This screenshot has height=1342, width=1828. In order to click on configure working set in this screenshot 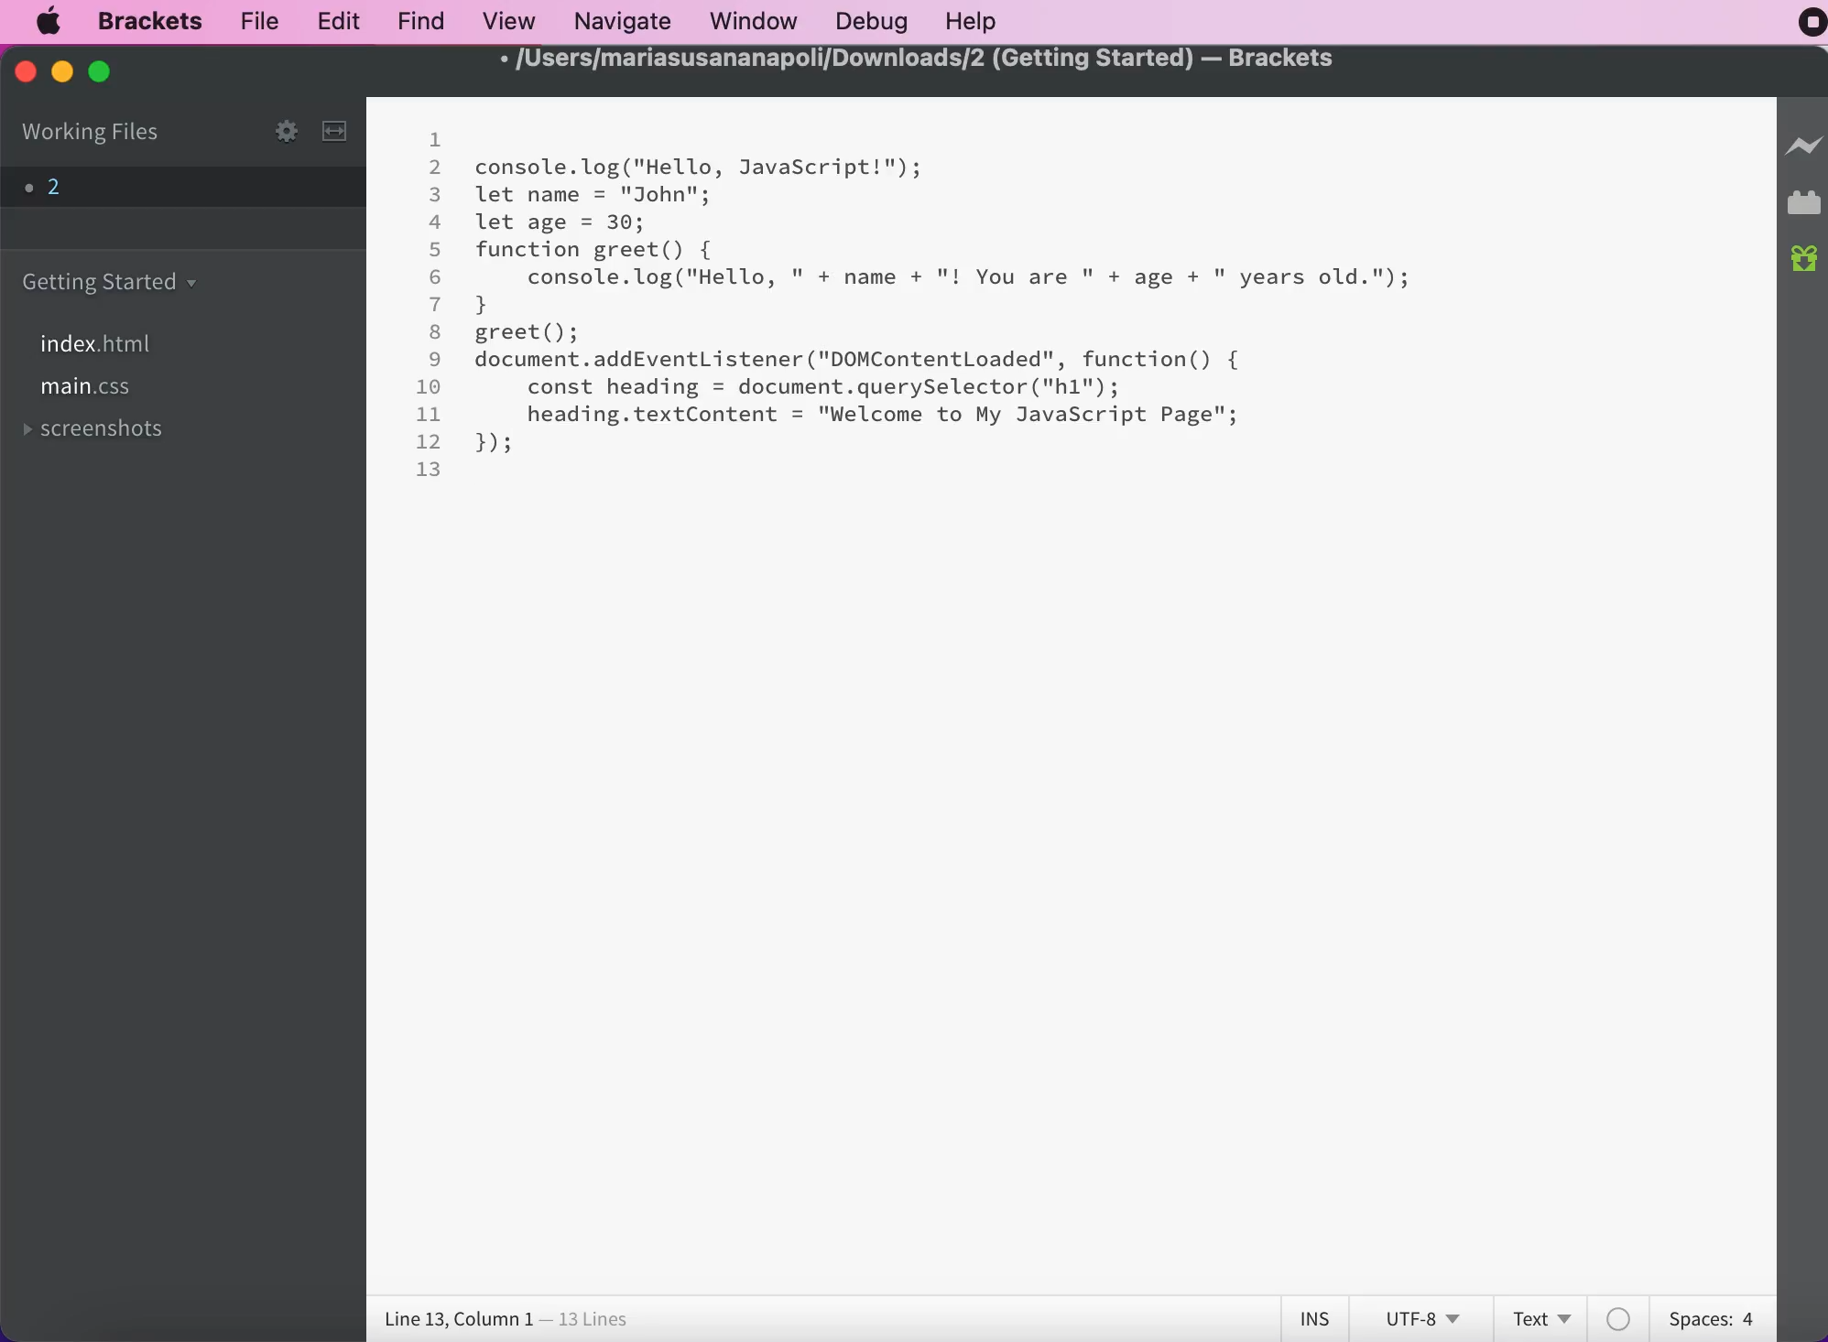, I will do `click(285, 131)`.